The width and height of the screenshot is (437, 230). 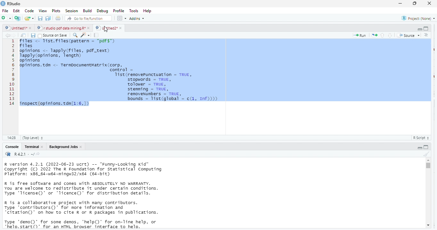 What do you see at coordinates (41, 11) in the screenshot?
I see `view` at bounding box center [41, 11].